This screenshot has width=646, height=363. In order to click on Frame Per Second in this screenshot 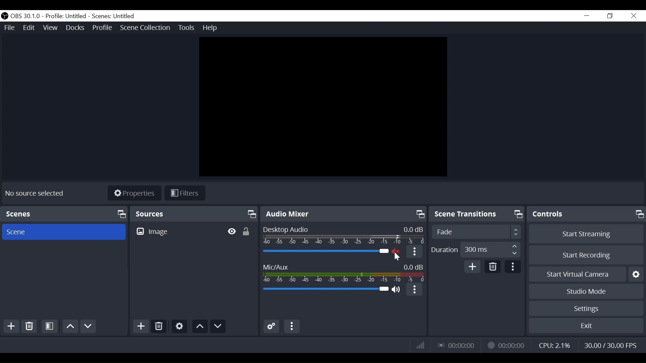, I will do `click(612, 344)`.